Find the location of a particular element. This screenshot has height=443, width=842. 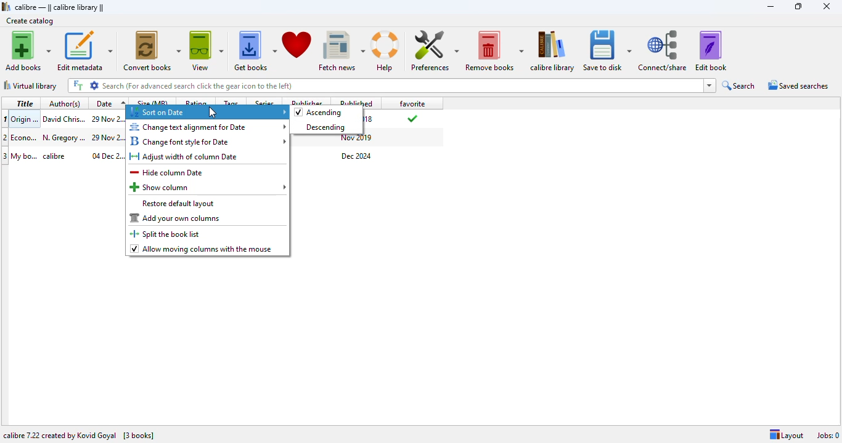

series is located at coordinates (266, 102).